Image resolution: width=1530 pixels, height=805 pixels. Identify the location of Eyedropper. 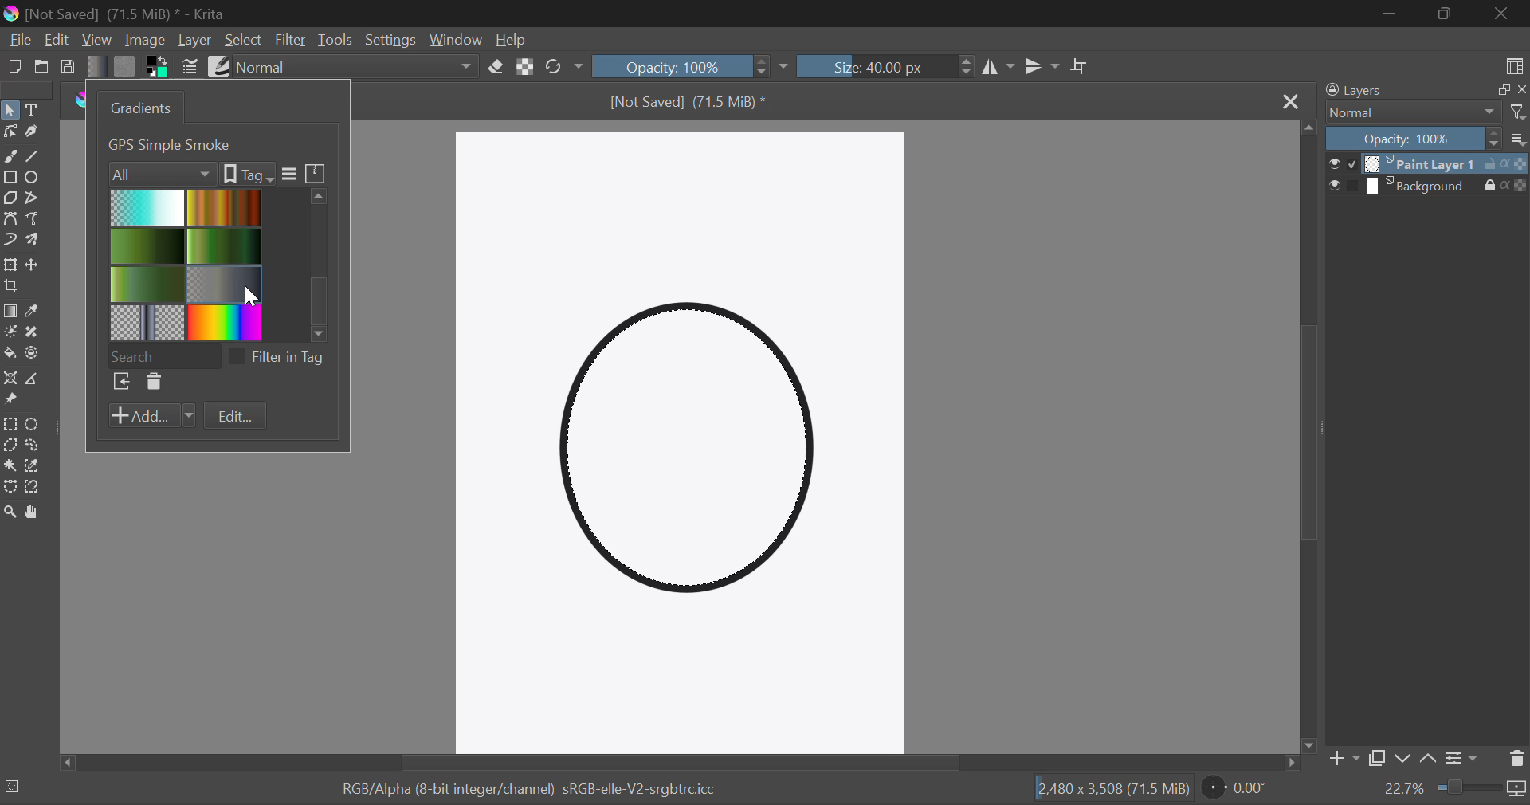
(37, 311).